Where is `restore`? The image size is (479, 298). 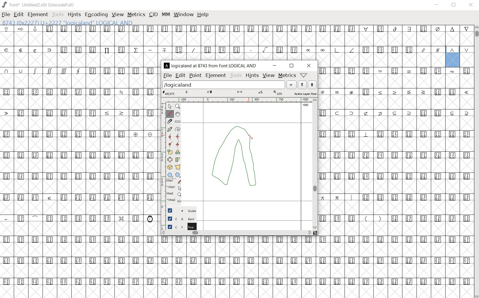 restore is located at coordinates (292, 66).